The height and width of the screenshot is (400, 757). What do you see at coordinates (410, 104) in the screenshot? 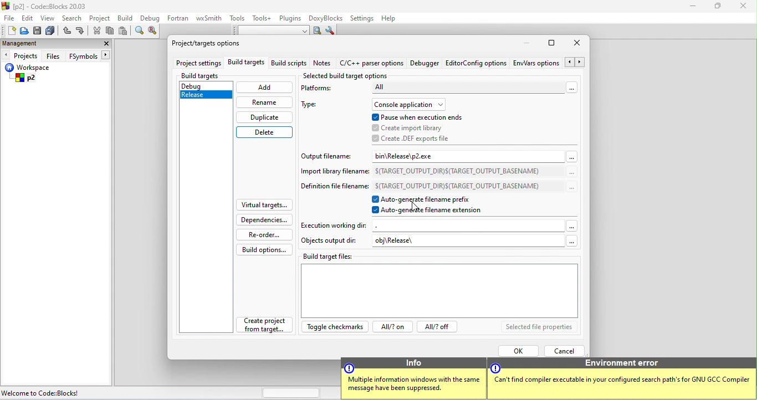
I see `Console application` at bounding box center [410, 104].